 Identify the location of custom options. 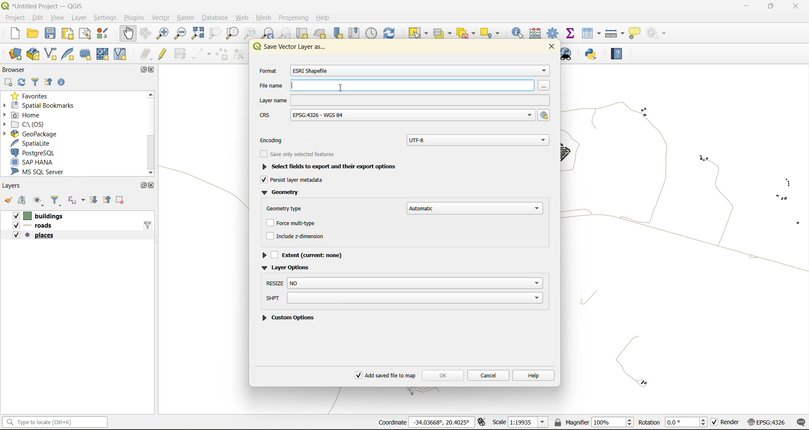
(290, 317).